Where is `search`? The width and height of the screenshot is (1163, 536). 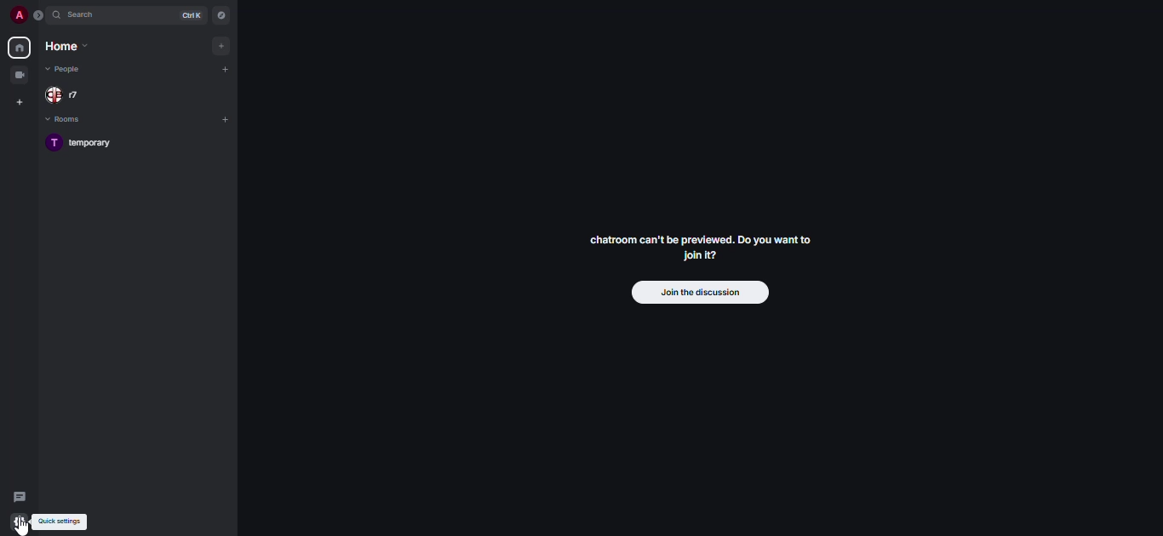 search is located at coordinates (85, 16).